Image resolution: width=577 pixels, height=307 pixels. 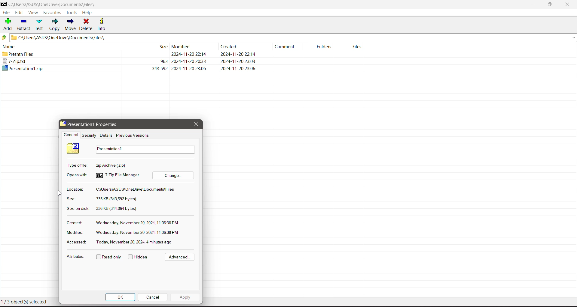 What do you see at coordinates (26, 303) in the screenshot?
I see `Current Selection` at bounding box center [26, 303].